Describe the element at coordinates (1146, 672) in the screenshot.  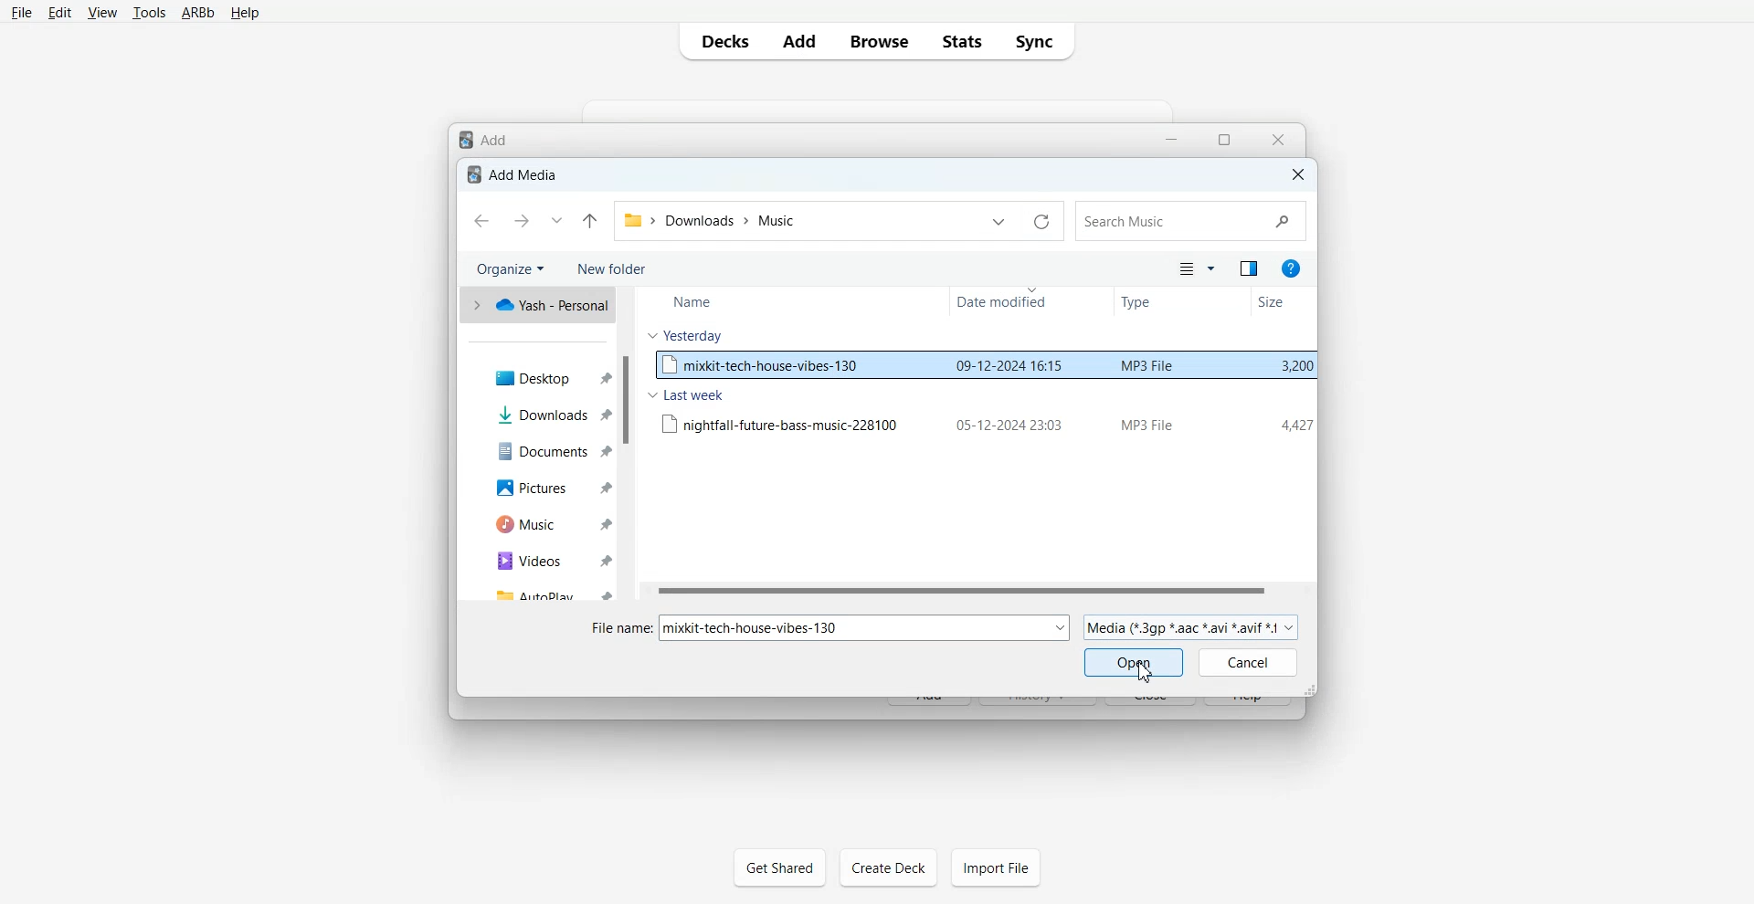
I see `Cursor` at that location.